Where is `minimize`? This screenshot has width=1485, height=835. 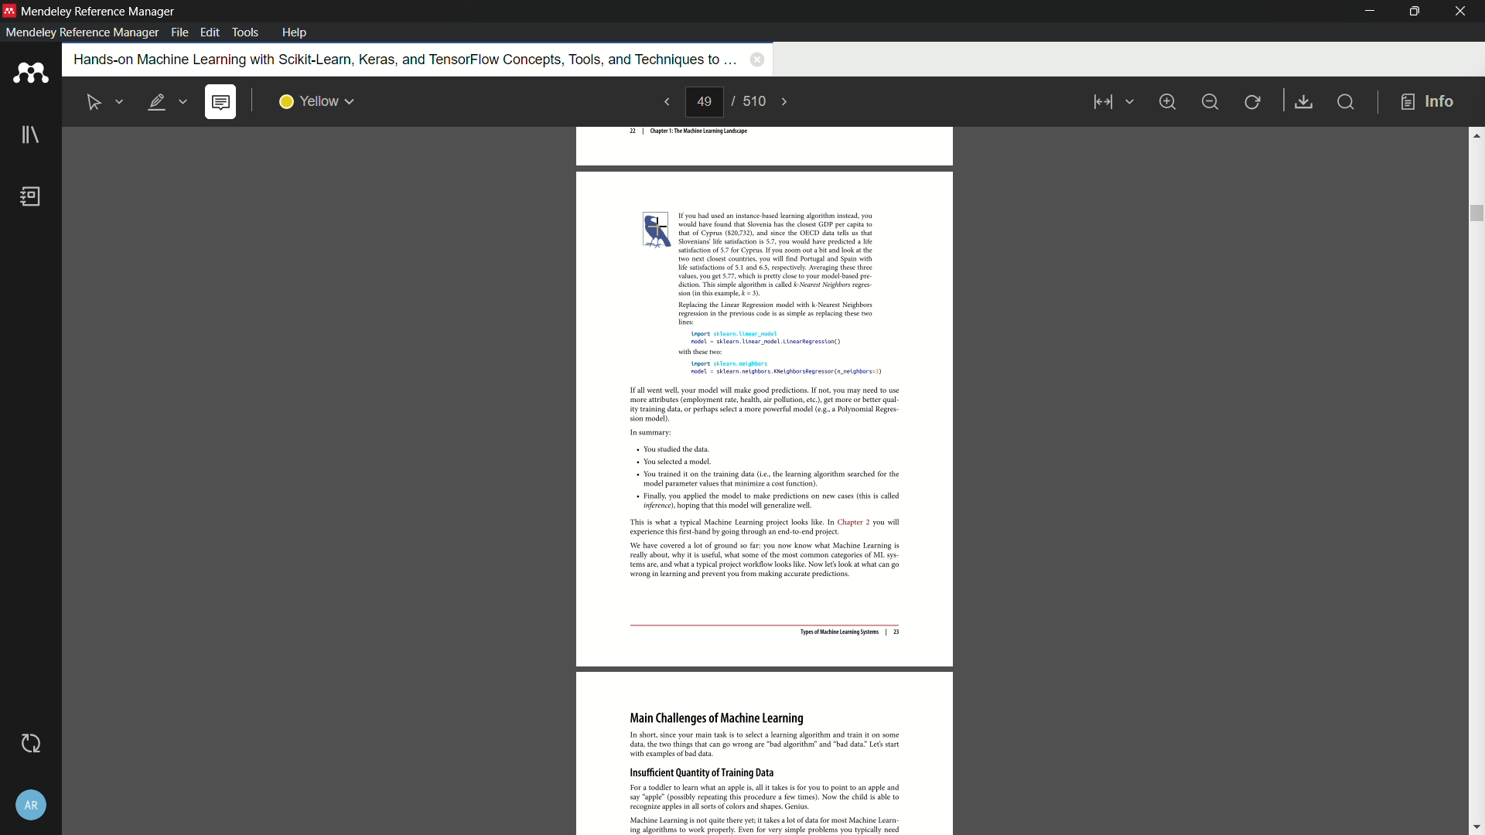
minimize is located at coordinates (1364, 11).